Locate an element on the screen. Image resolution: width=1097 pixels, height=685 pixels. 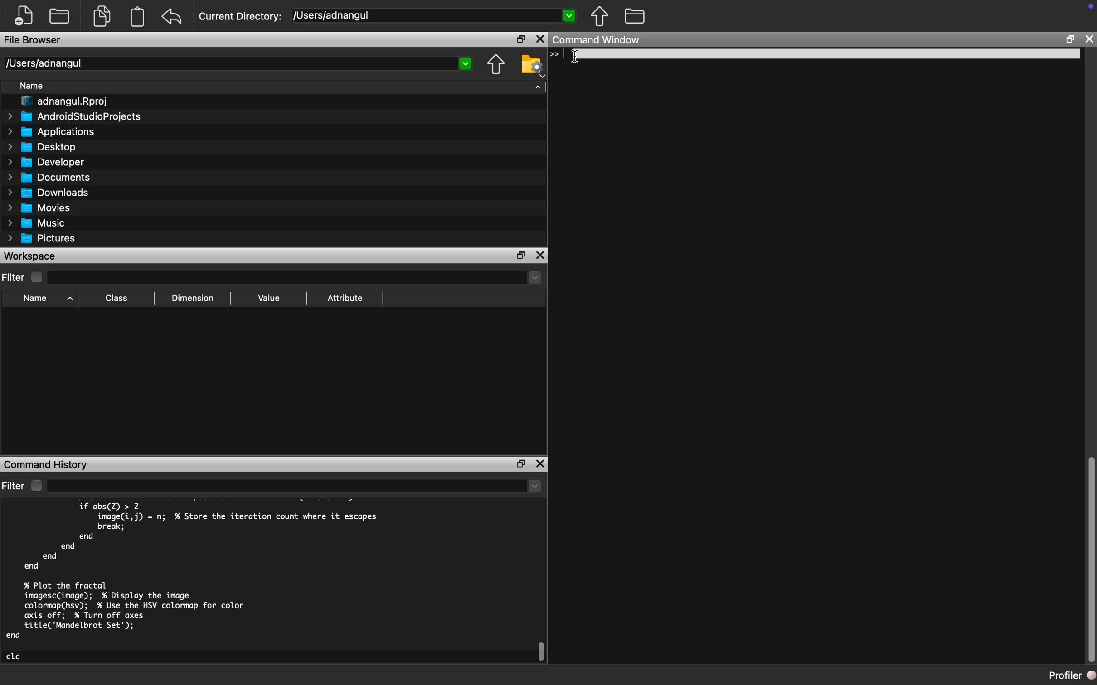
AndroidStudioProjects is located at coordinates (74, 116).